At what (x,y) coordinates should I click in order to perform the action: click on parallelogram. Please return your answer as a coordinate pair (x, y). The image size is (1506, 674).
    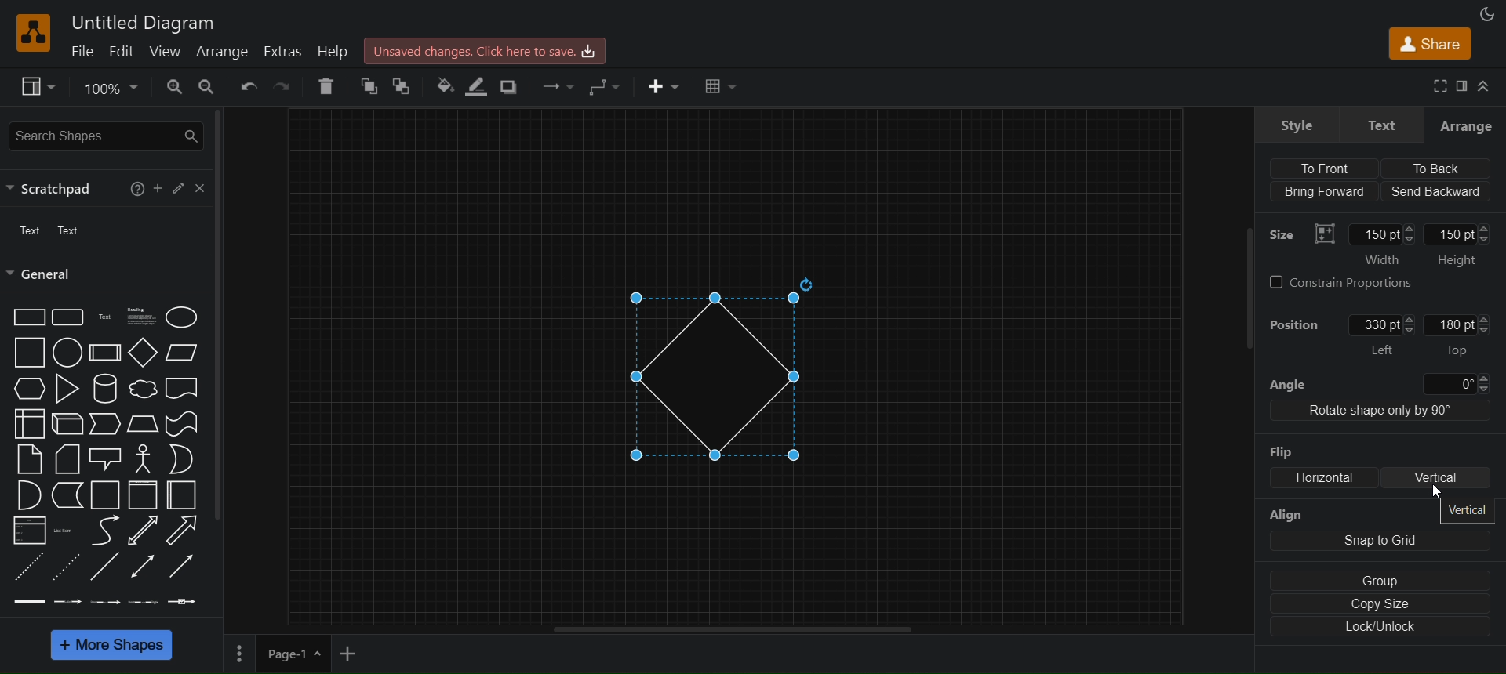
    Looking at the image, I should click on (179, 353).